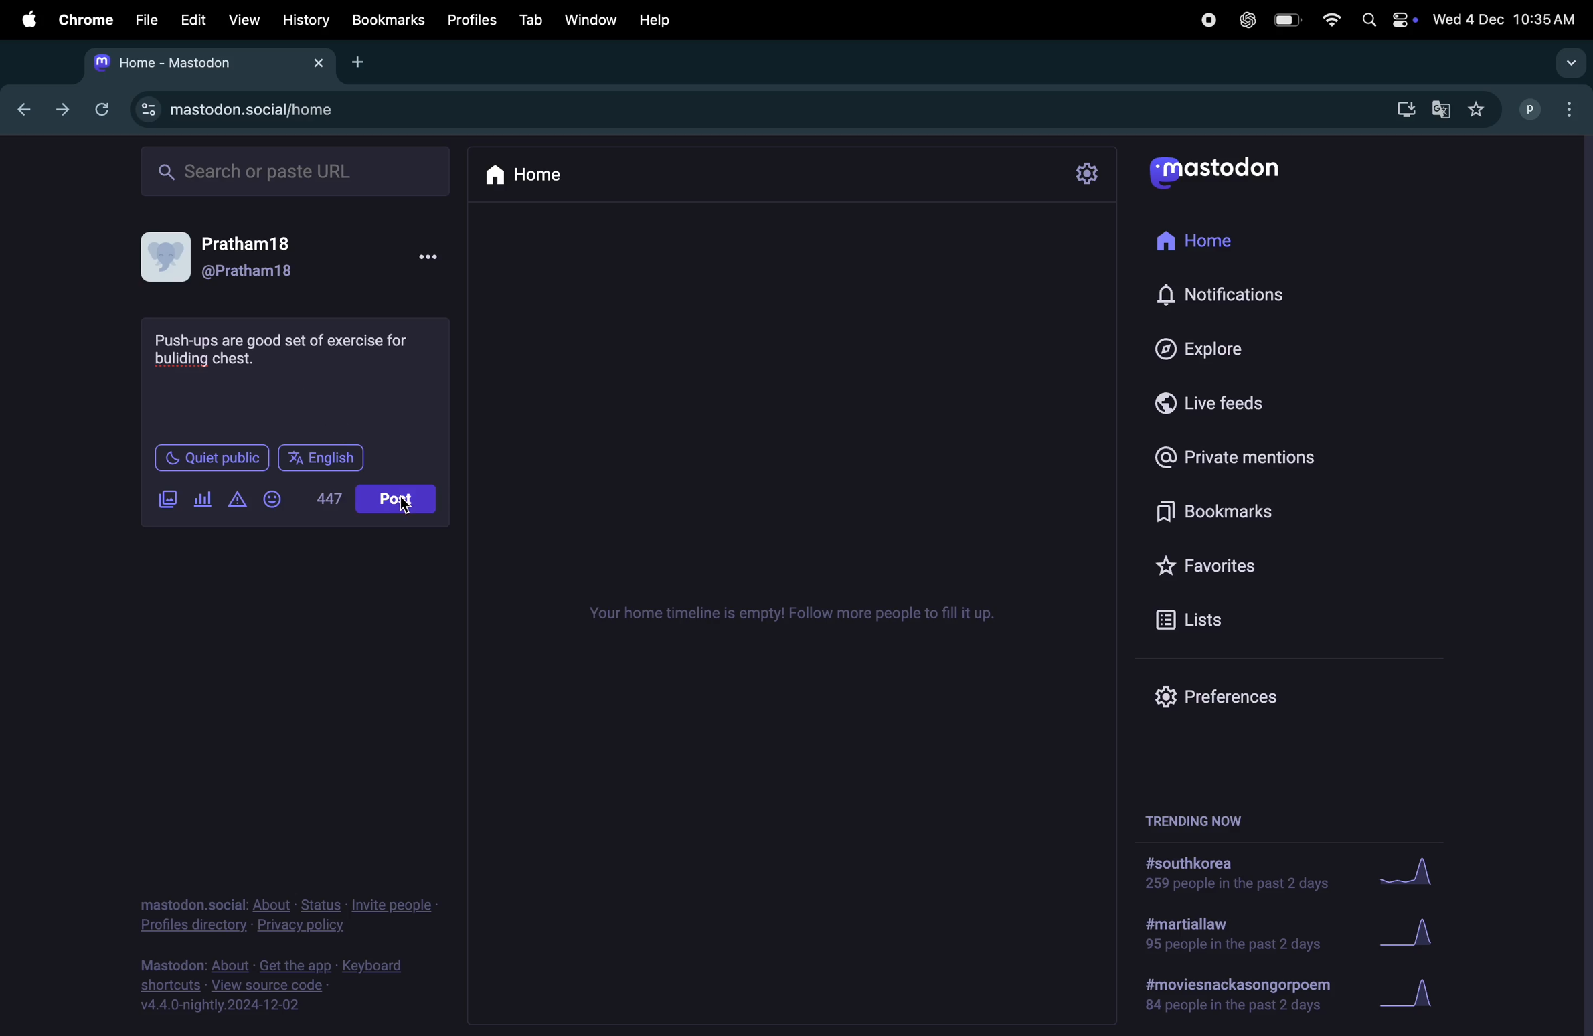 This screenshot has height=1036, width=1593. Describe the element at coordinates (277, 985) in the screenshot. I see `source code description` at that location.